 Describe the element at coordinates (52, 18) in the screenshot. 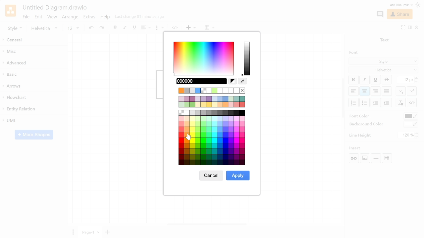

I see `View` at that location.